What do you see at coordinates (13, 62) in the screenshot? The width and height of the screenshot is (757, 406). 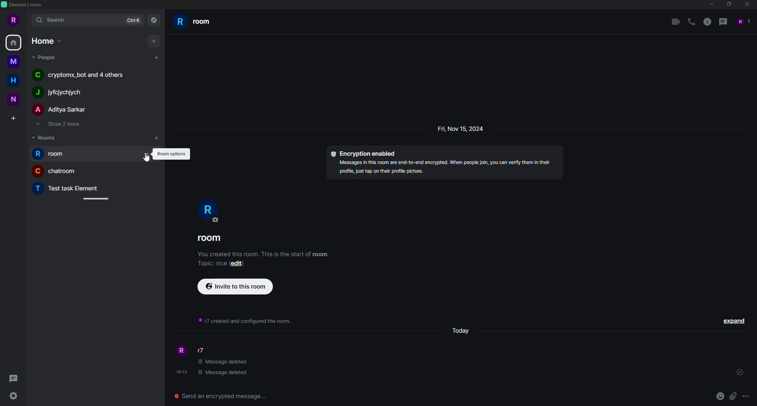 I see `m` at bounding box center [13, 62].